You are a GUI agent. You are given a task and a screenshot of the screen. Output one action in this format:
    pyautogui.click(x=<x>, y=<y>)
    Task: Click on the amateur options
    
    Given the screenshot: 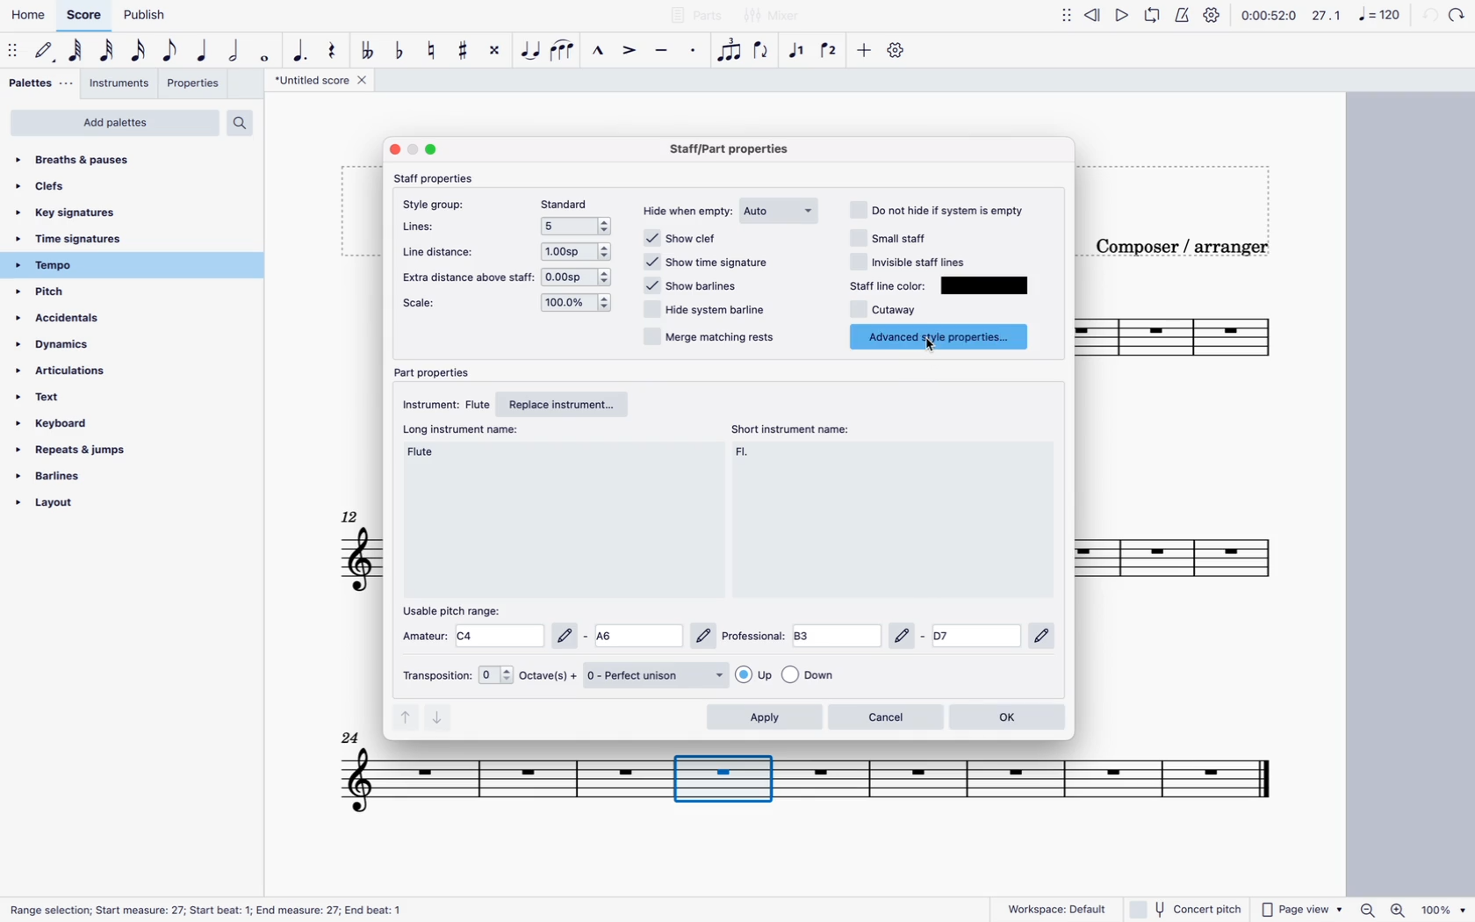 What is the action you would take?
    pyautogui.click(x=586, y=636)
    